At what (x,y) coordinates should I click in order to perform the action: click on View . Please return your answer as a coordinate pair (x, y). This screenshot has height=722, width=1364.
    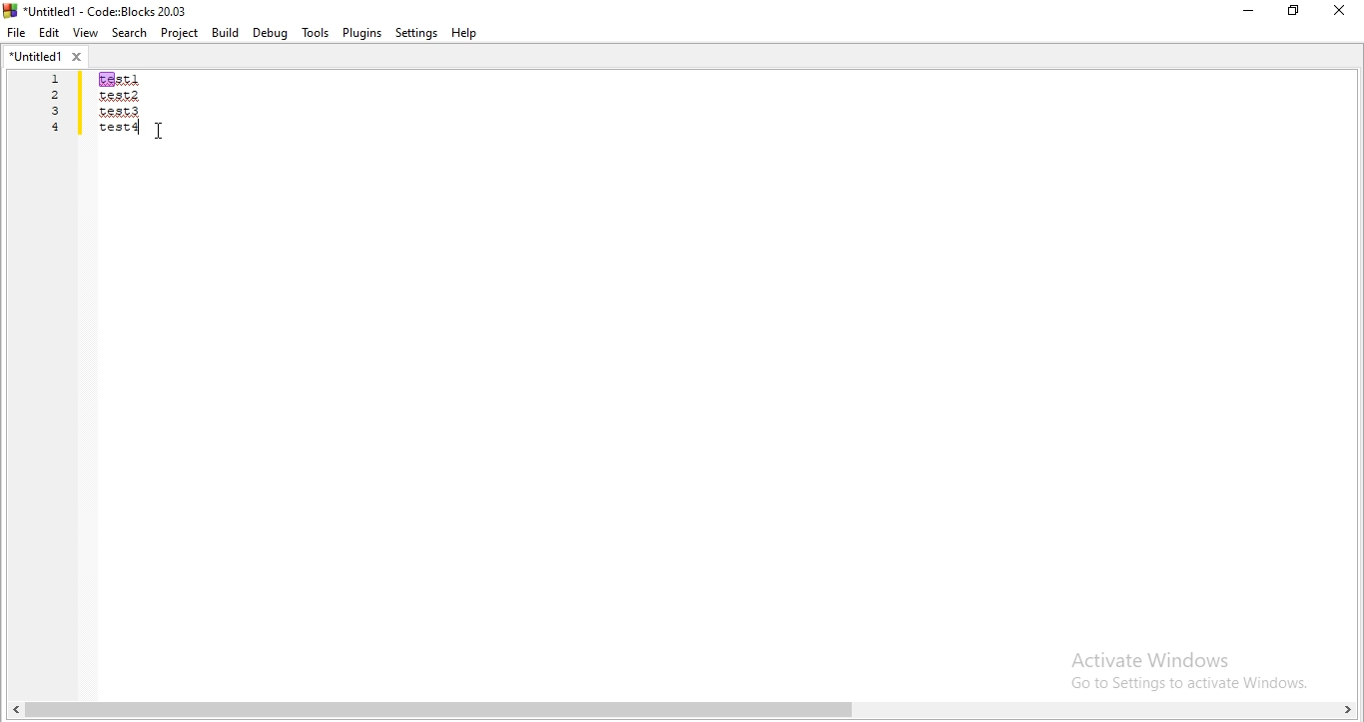
    Looking at the image, I should click on (85, 30).